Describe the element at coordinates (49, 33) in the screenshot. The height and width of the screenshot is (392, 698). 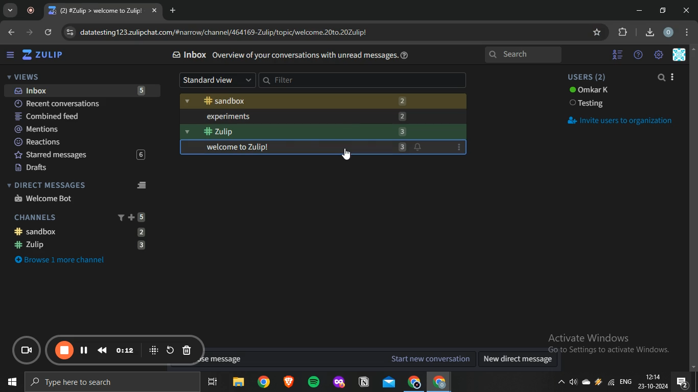
I see `reload` at that location.